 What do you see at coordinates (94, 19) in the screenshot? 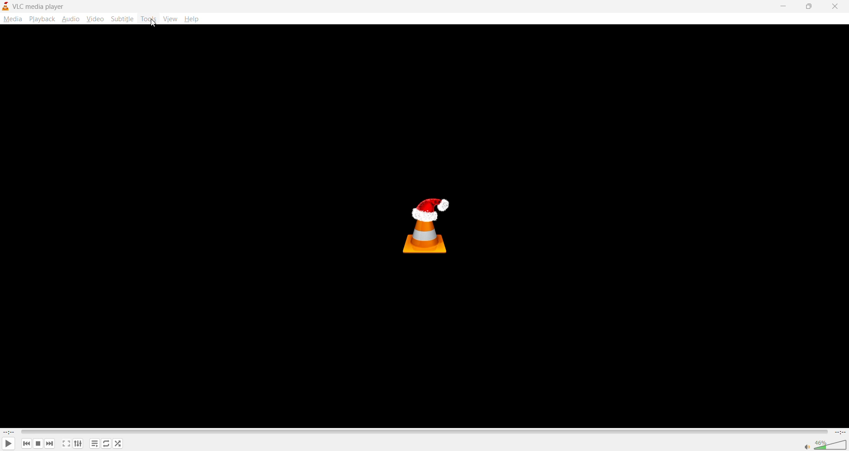
I see `video` at bounding box center [94, 19].